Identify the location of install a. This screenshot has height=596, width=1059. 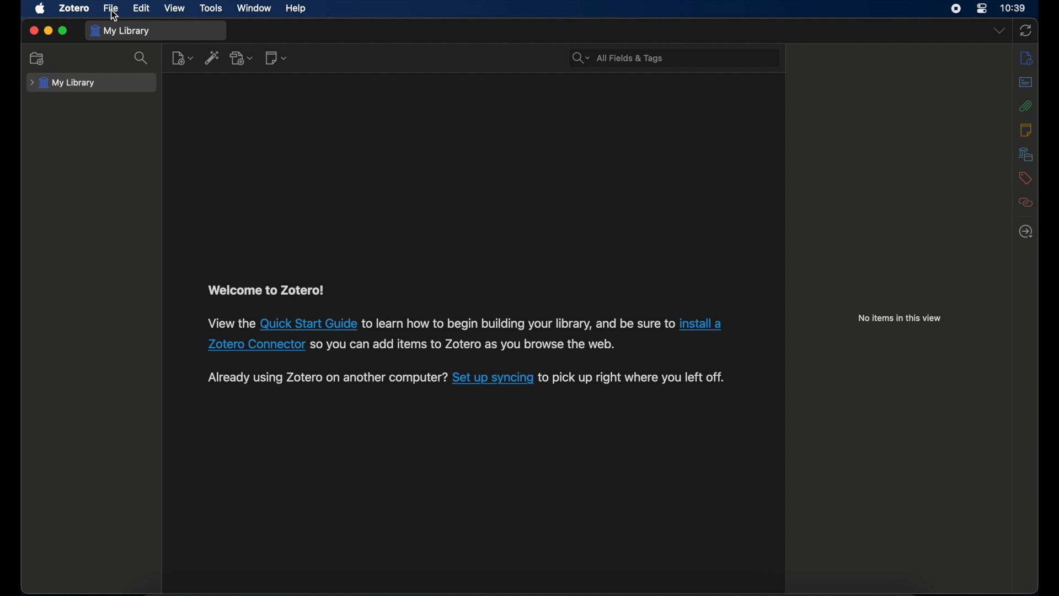
(703, 323).